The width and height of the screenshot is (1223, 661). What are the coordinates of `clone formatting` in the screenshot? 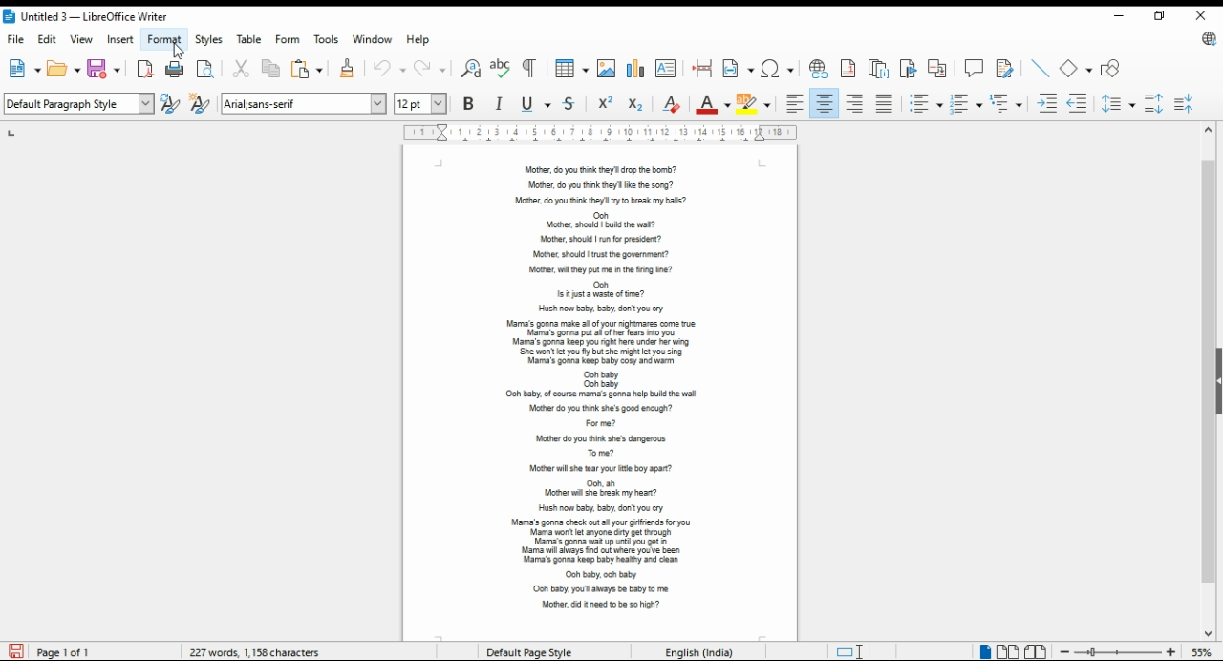 It's located at (348, 69).